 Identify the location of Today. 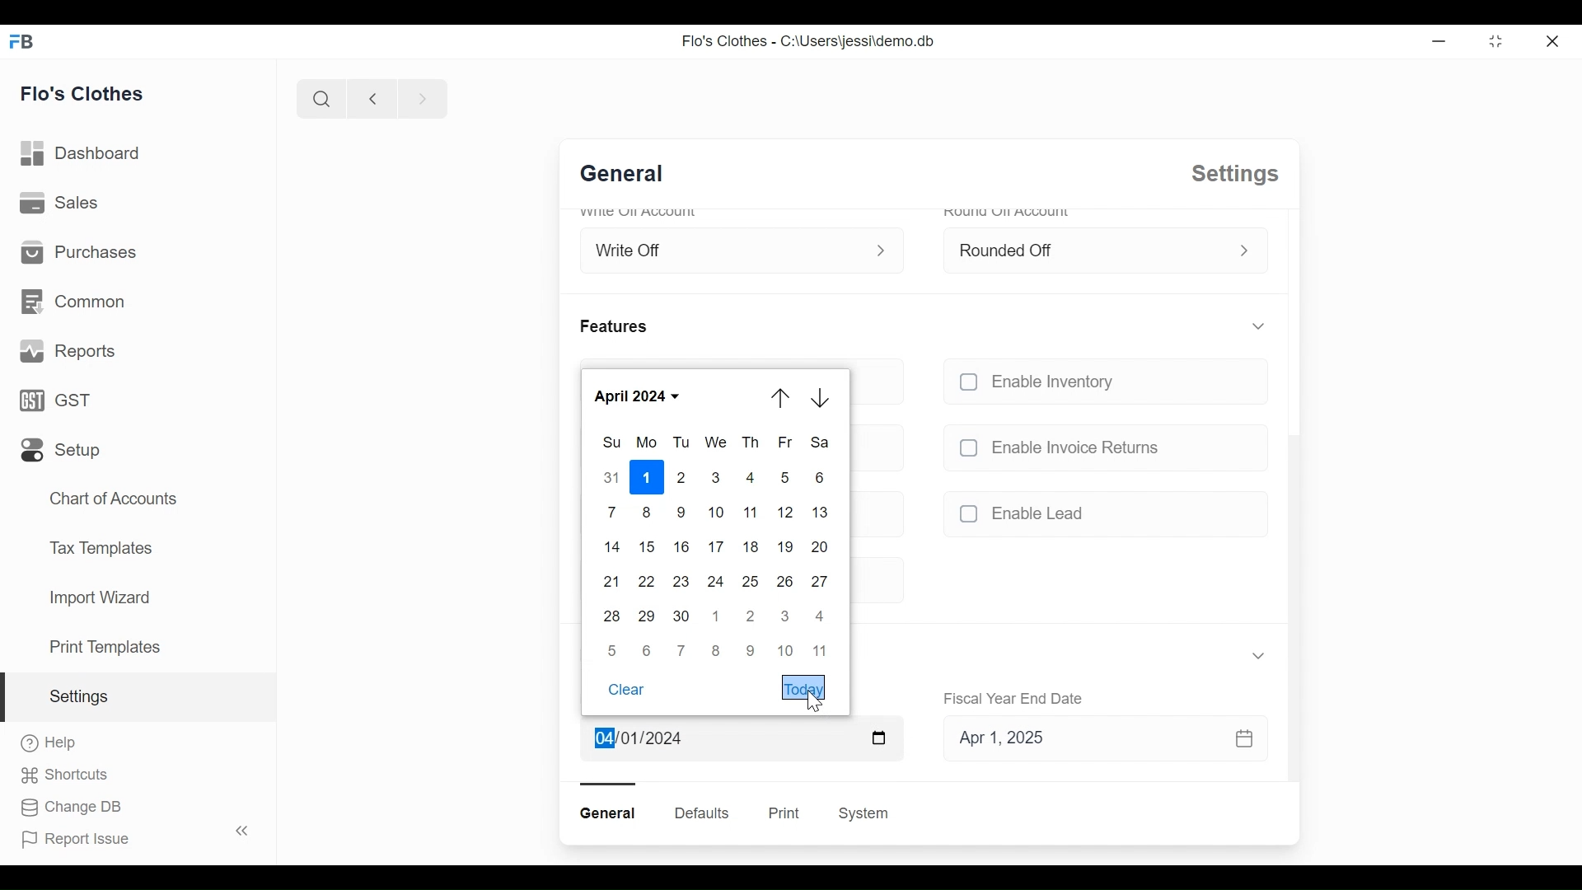
(807, 688).